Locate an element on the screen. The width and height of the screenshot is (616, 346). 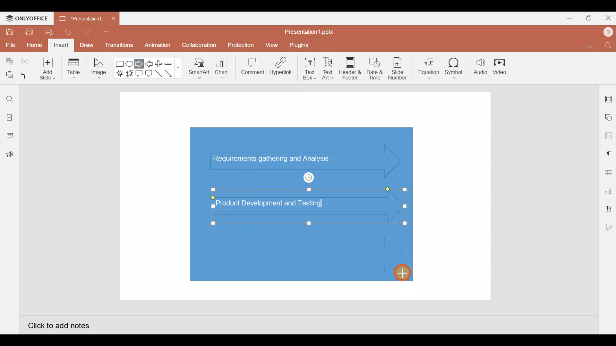
Open file location is located at coordinates (588, 45).